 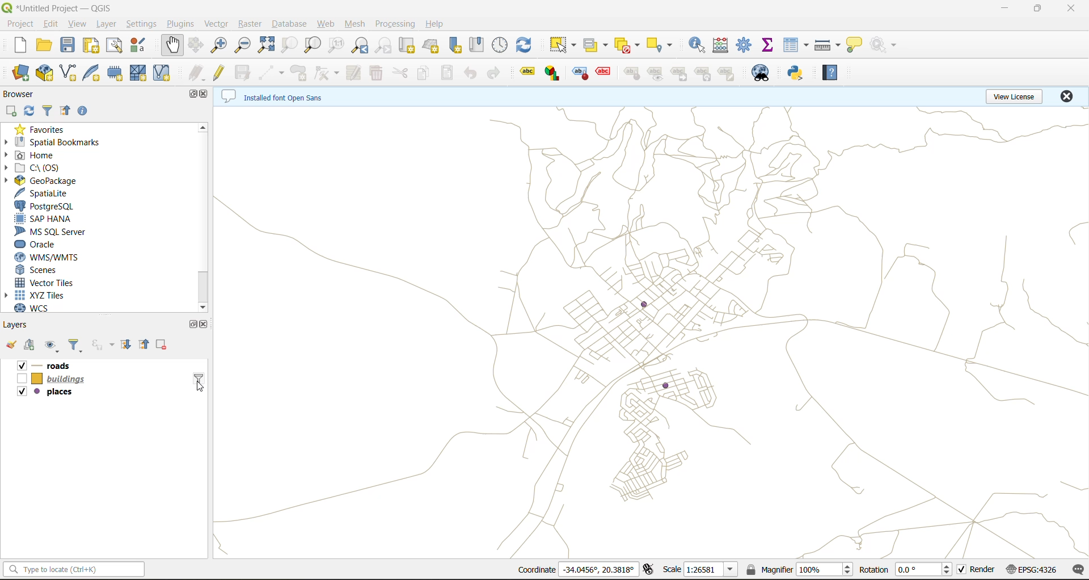 I want to click on show spatial bookmark, so click(x=480, y=44).